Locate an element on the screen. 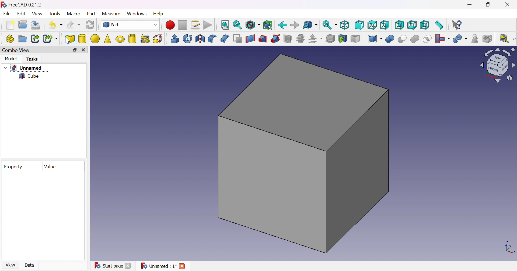 This screenshot has width=517, height=271. Macro recording is located at coordinates (169, 25).